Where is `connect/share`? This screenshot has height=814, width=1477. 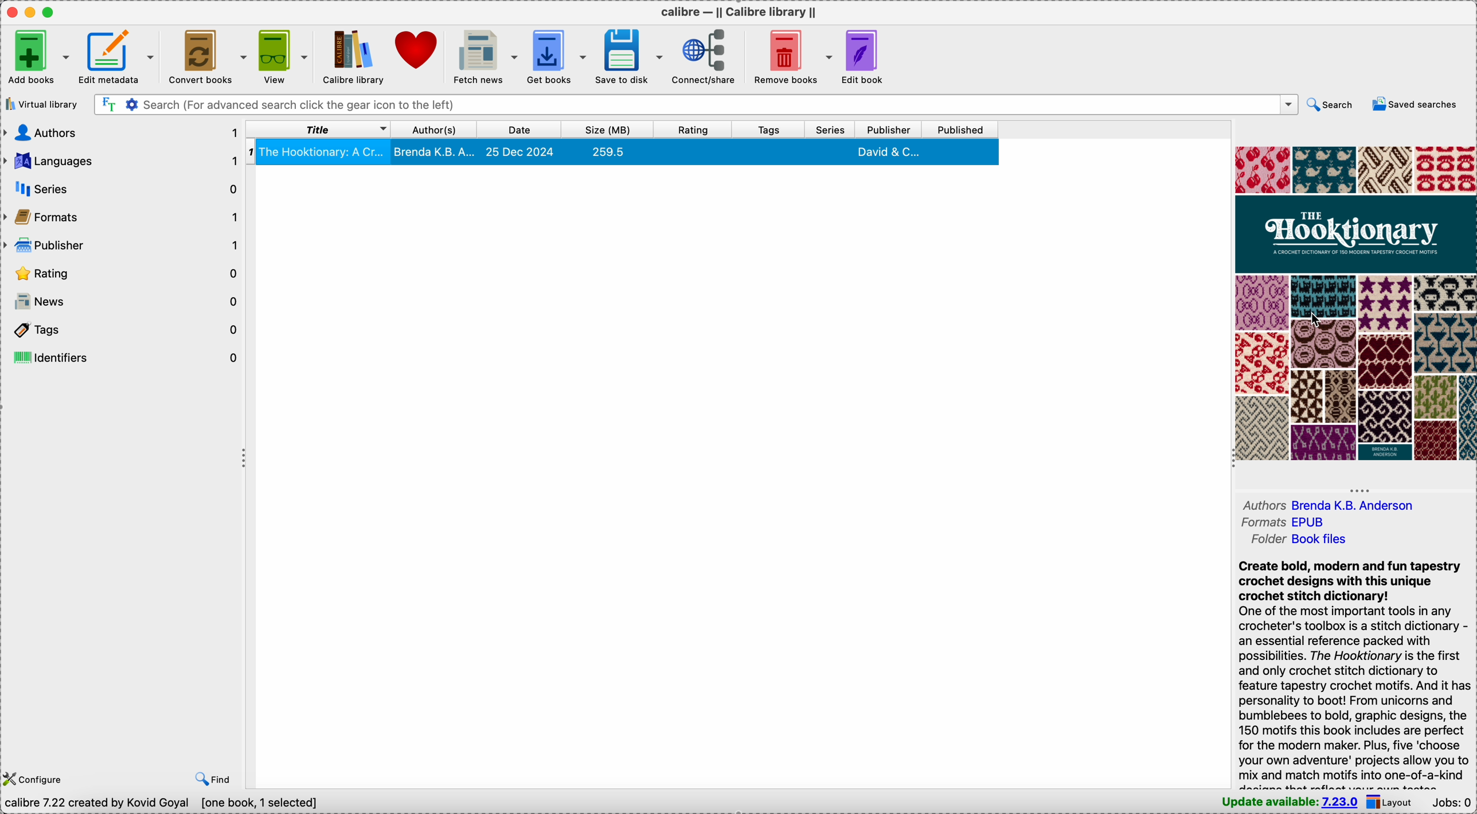 connect/share is located at coordinates (707, 54).